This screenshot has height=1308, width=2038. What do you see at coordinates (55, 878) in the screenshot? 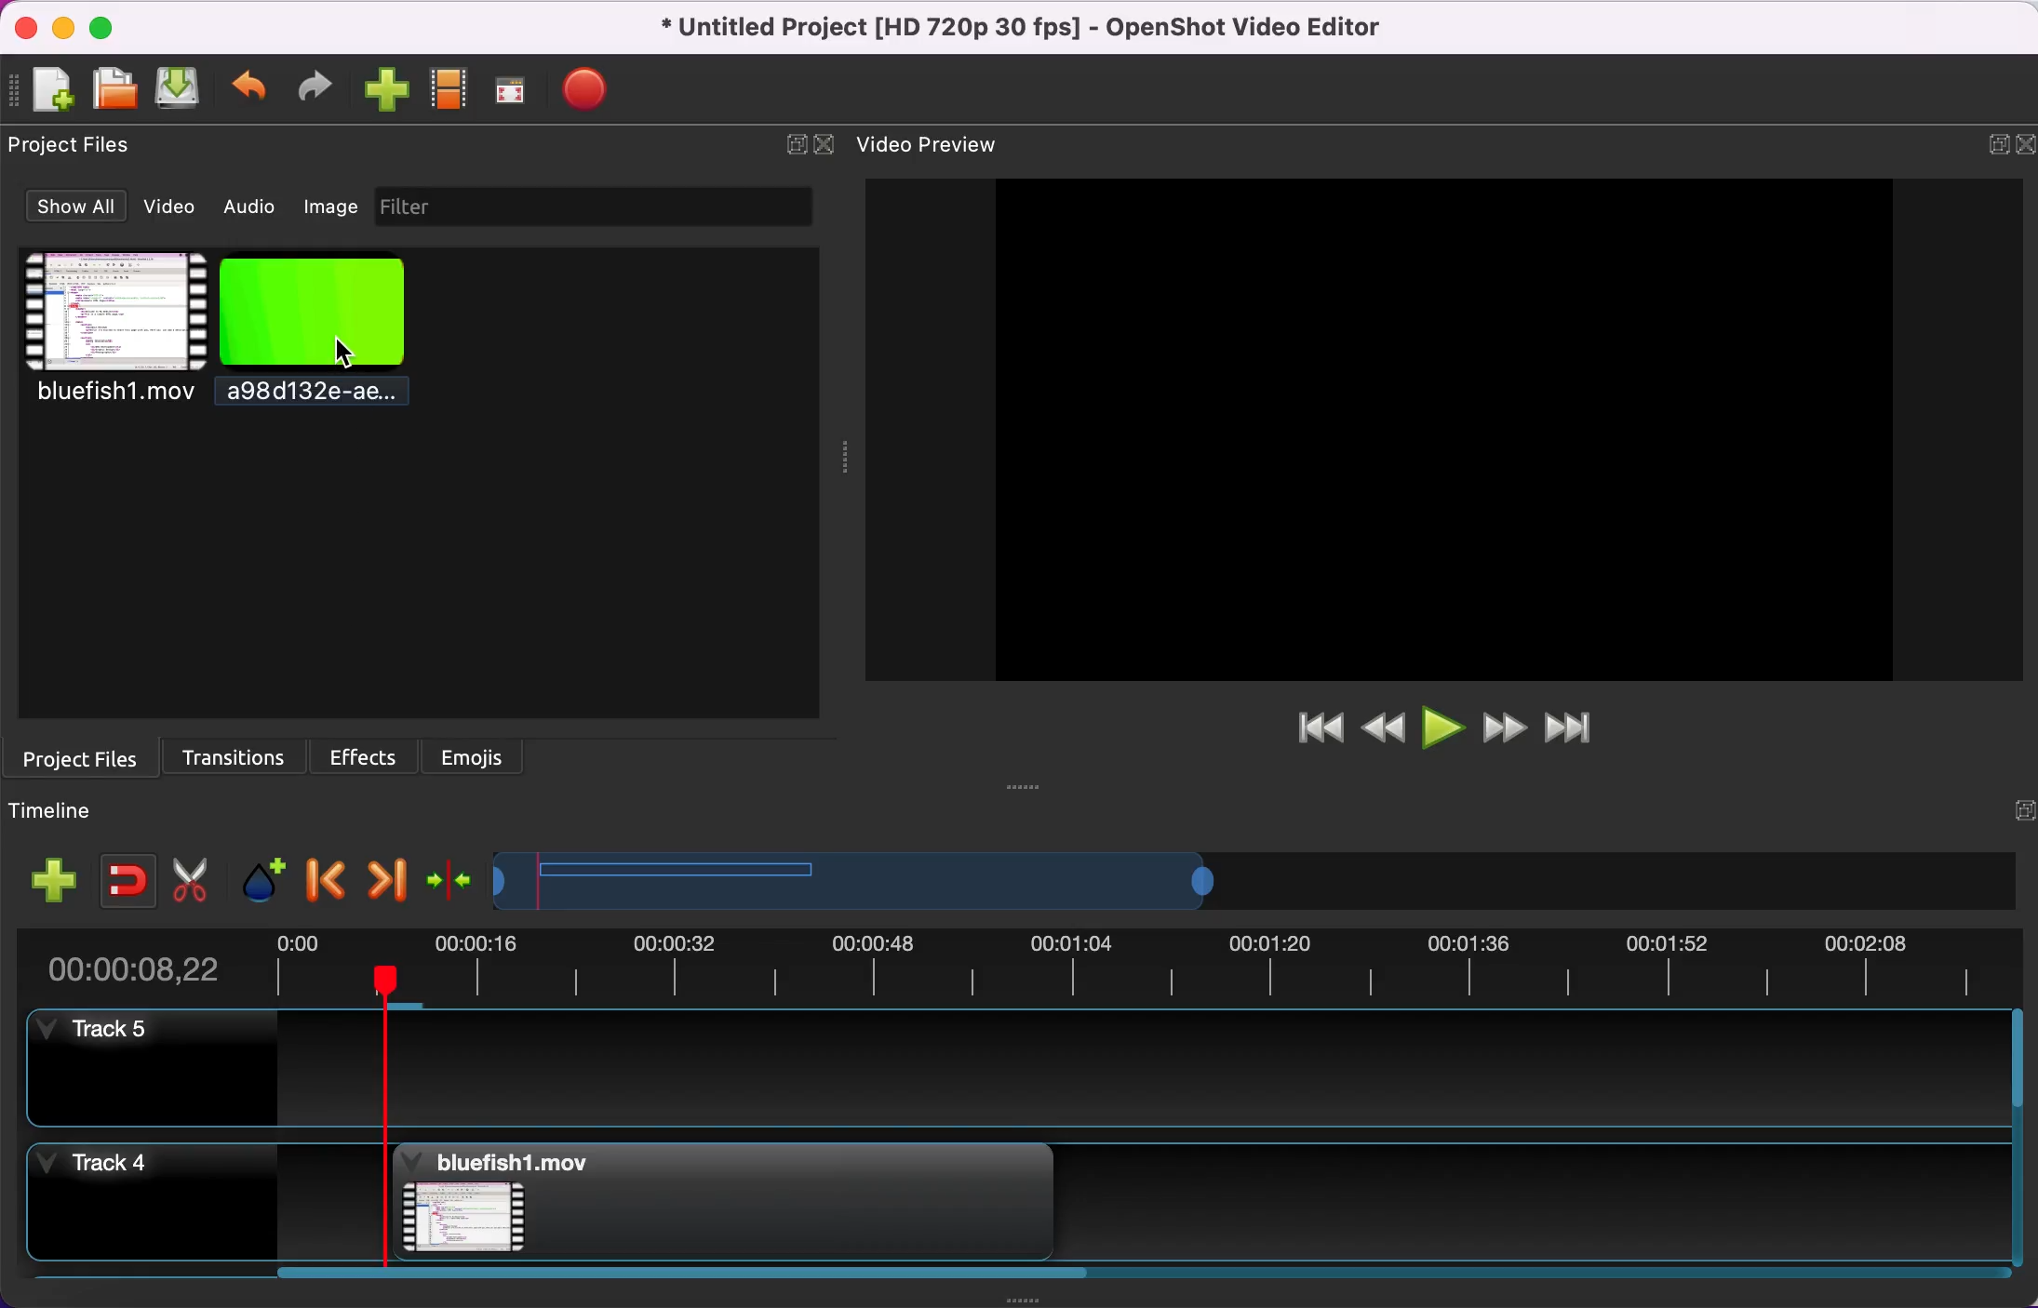
I see `add track` at bounding box center [55, 878].